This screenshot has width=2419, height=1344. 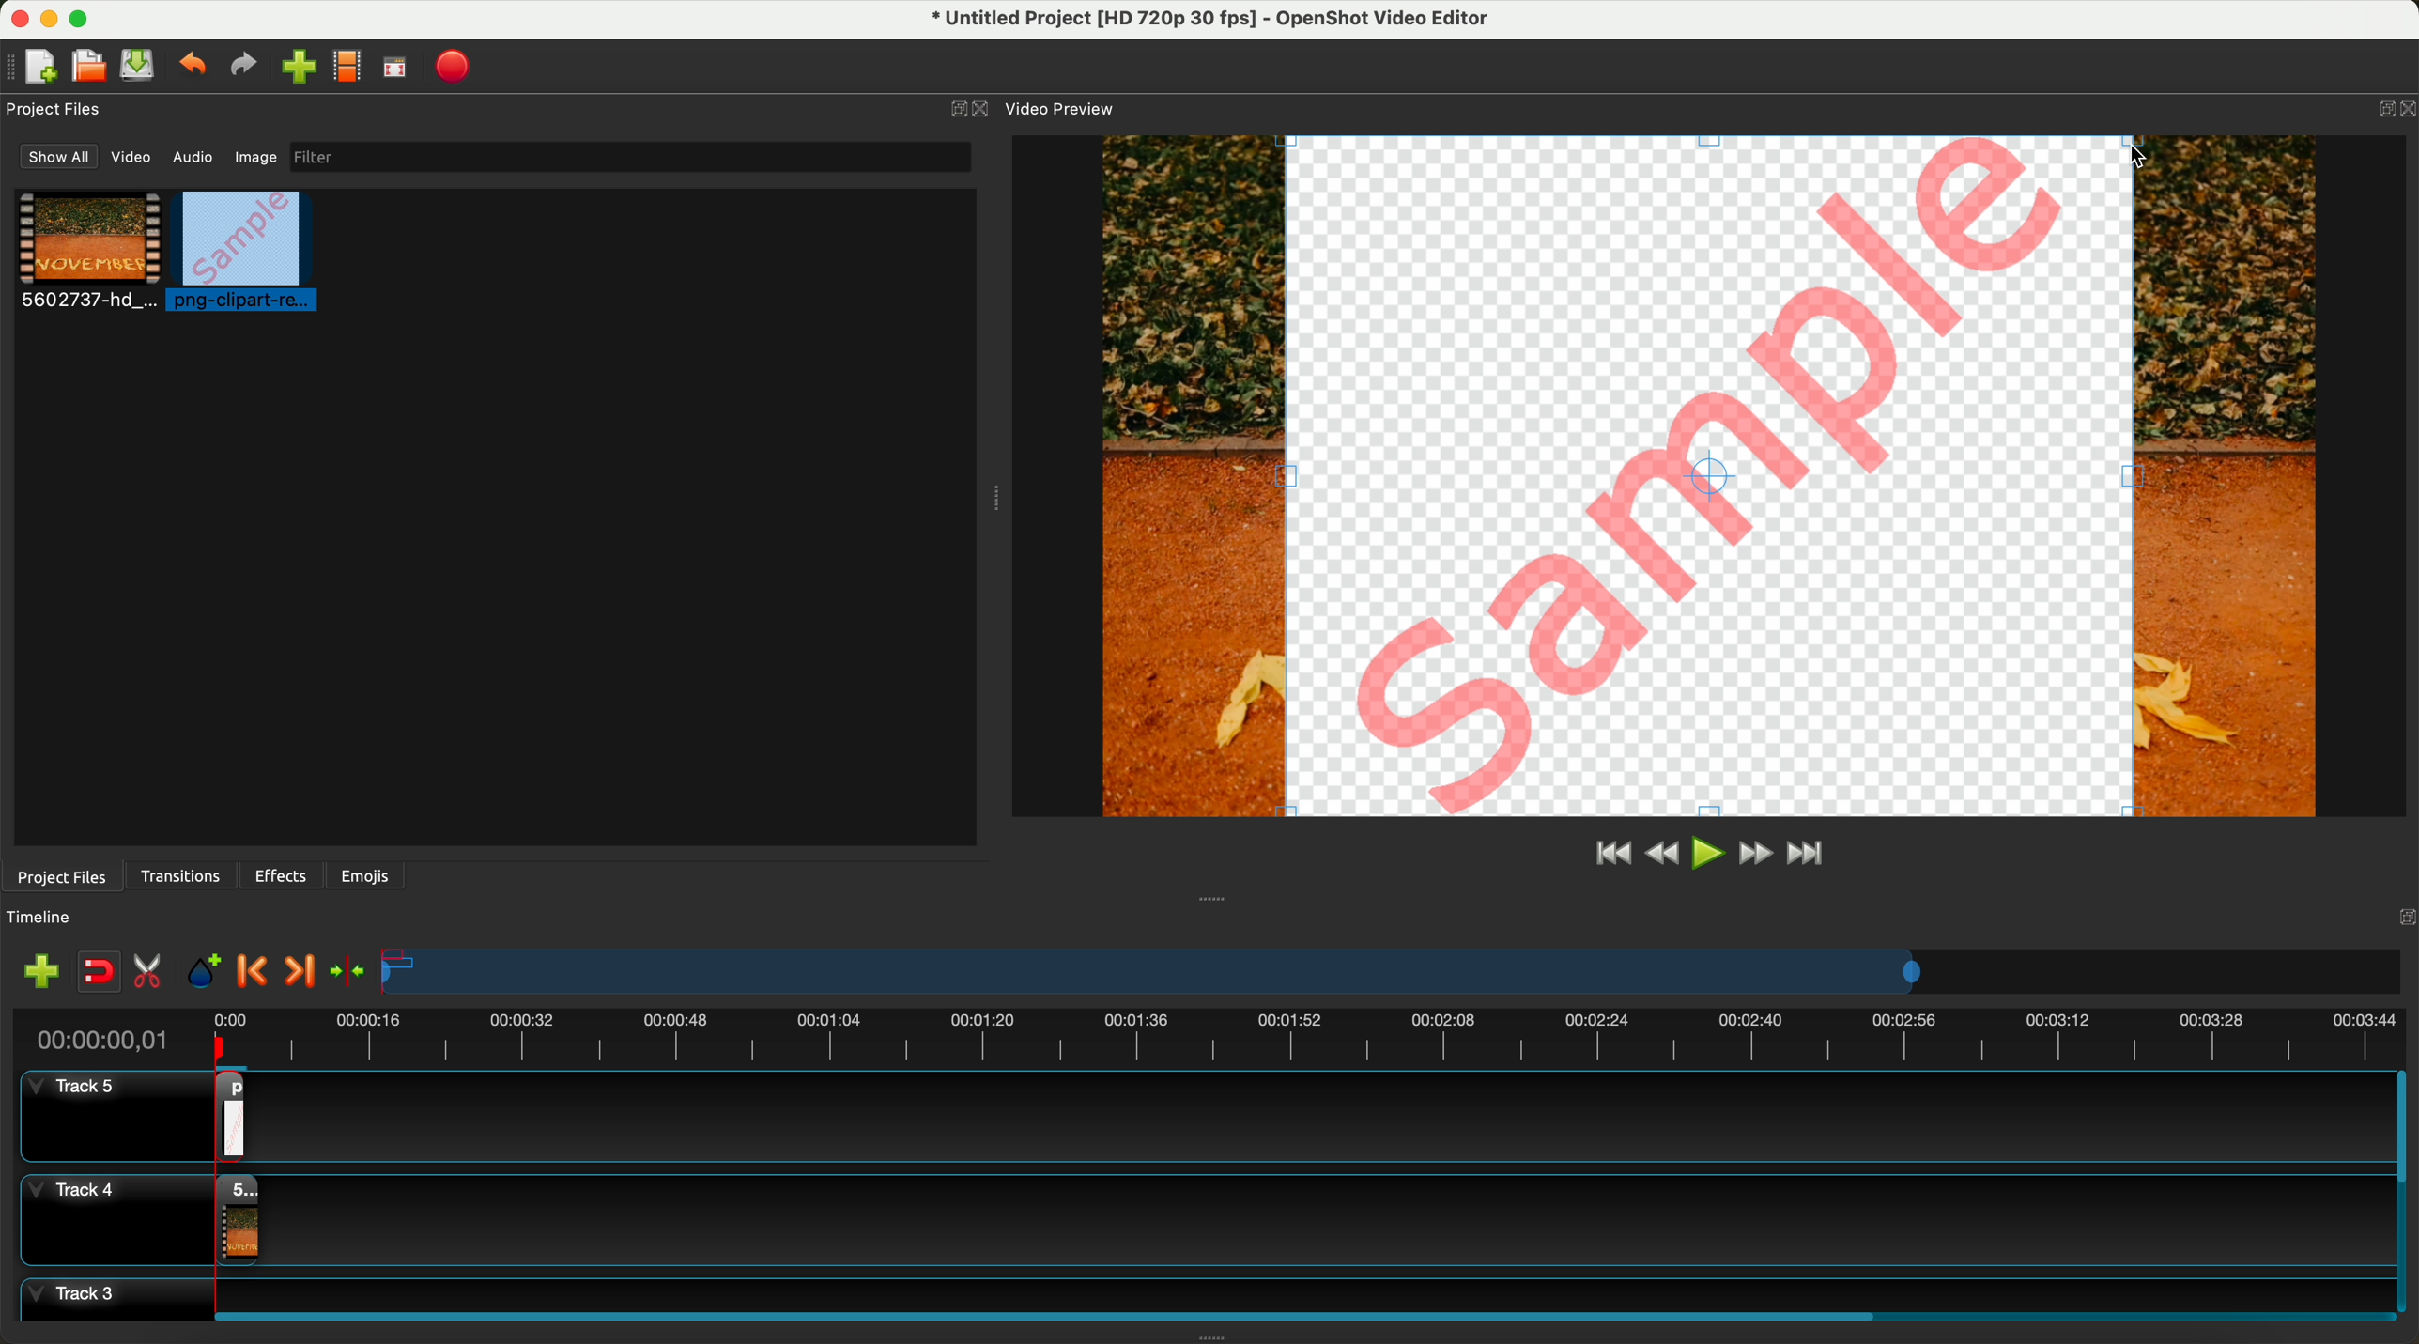 What do you see at coordinates (141, 66) in the screenshot?
I see `save file` at bounding box center [141, 66].